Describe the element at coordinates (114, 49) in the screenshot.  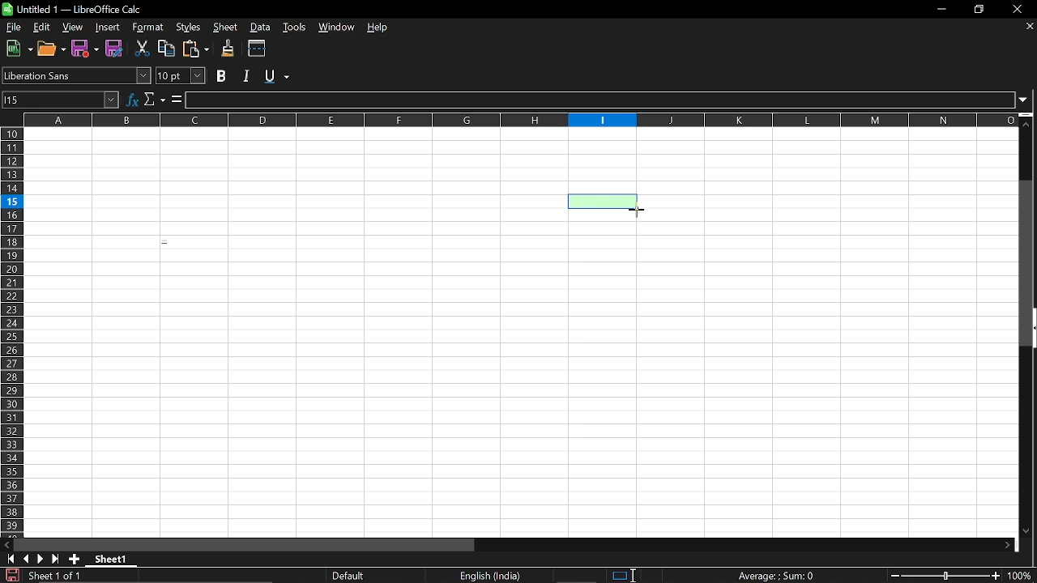
I see `Save` at that location.